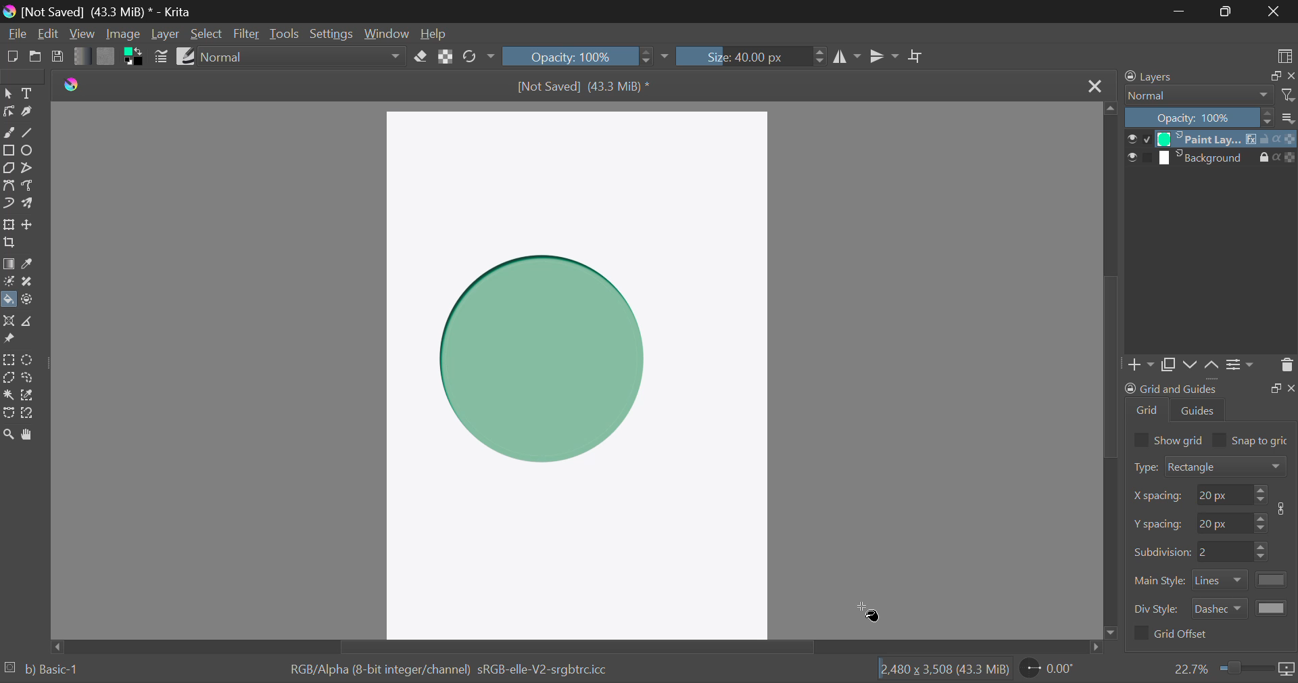  Describe the element at coordinates (30, 413) in the screenshot. I see `Magnetic Selection` at that location.